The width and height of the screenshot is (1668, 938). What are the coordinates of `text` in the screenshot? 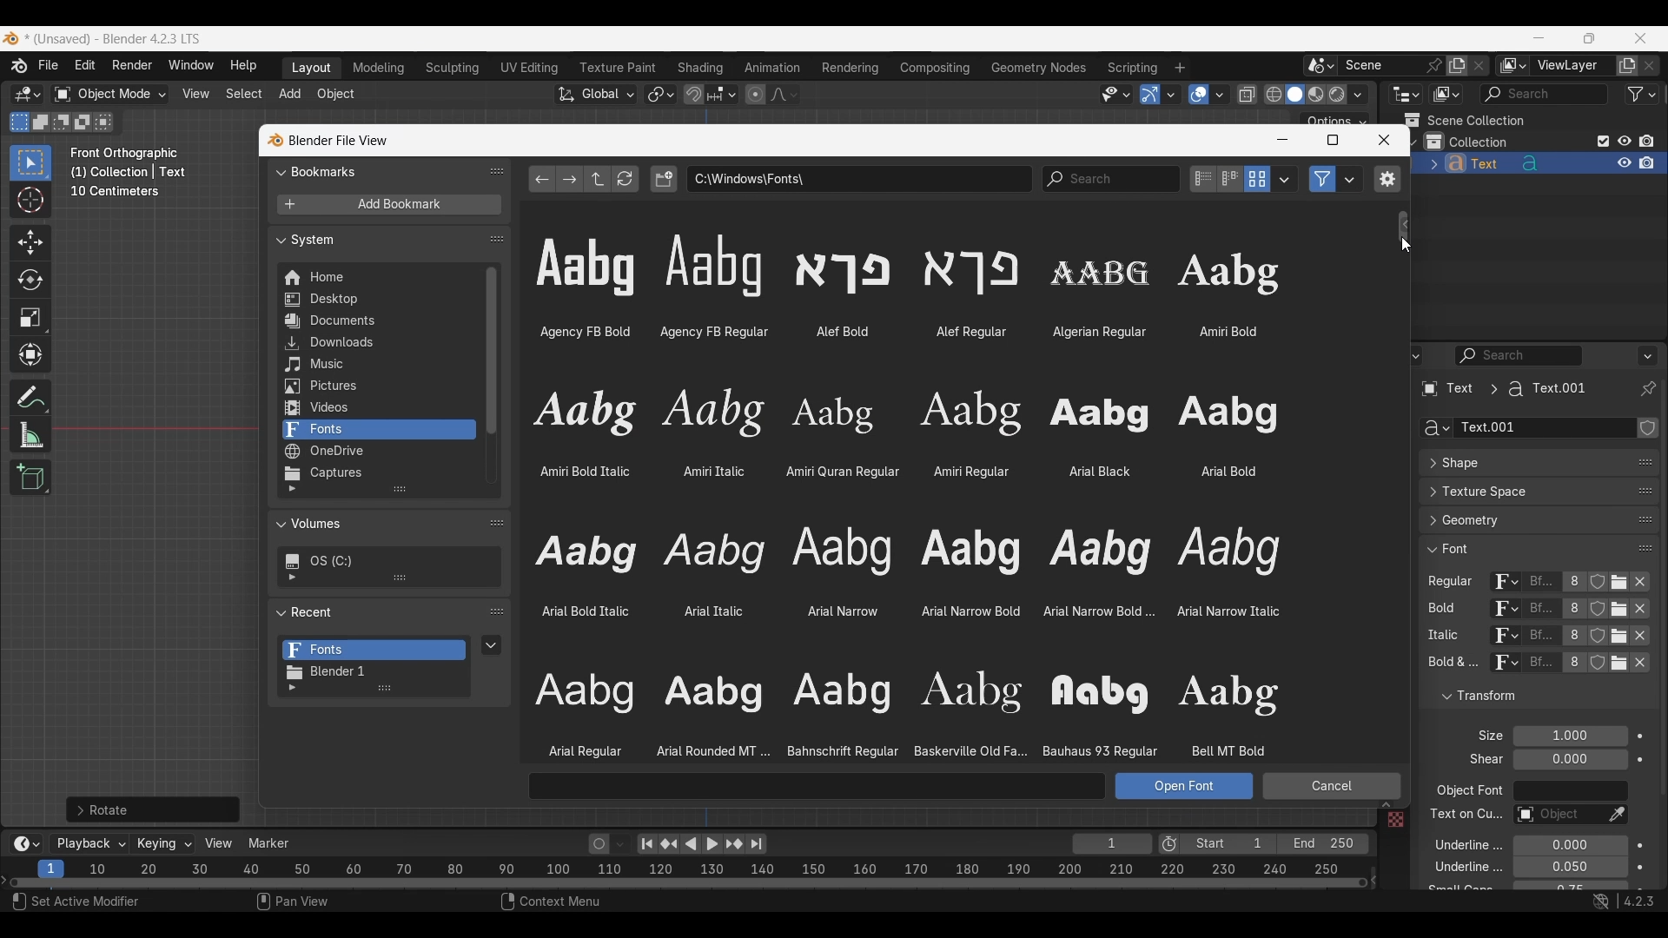 It's located at (1458, 888).